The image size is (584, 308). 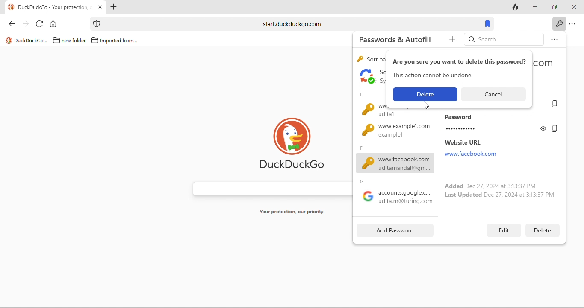 I want to click on forward, so click(x=27, y=26).